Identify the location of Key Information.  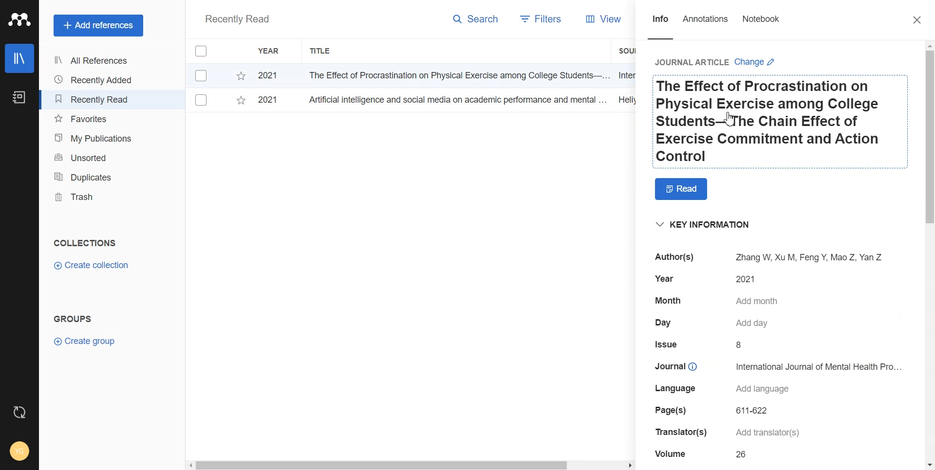
(702, 224).